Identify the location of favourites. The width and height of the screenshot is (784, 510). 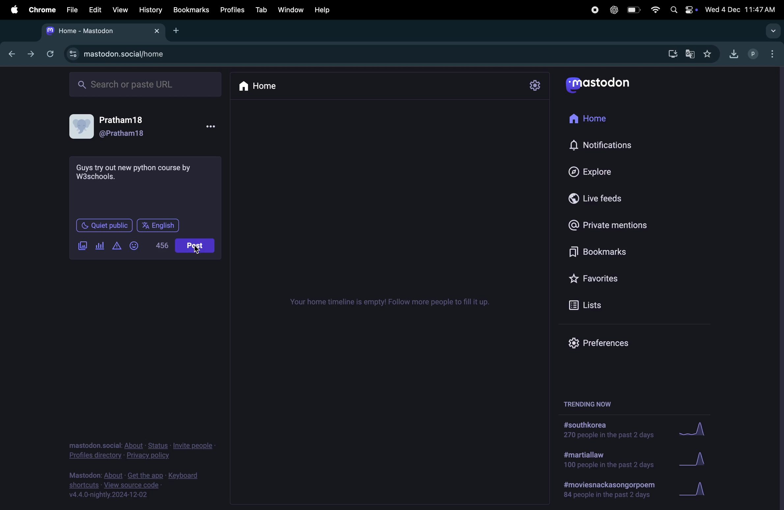
(613, 276).